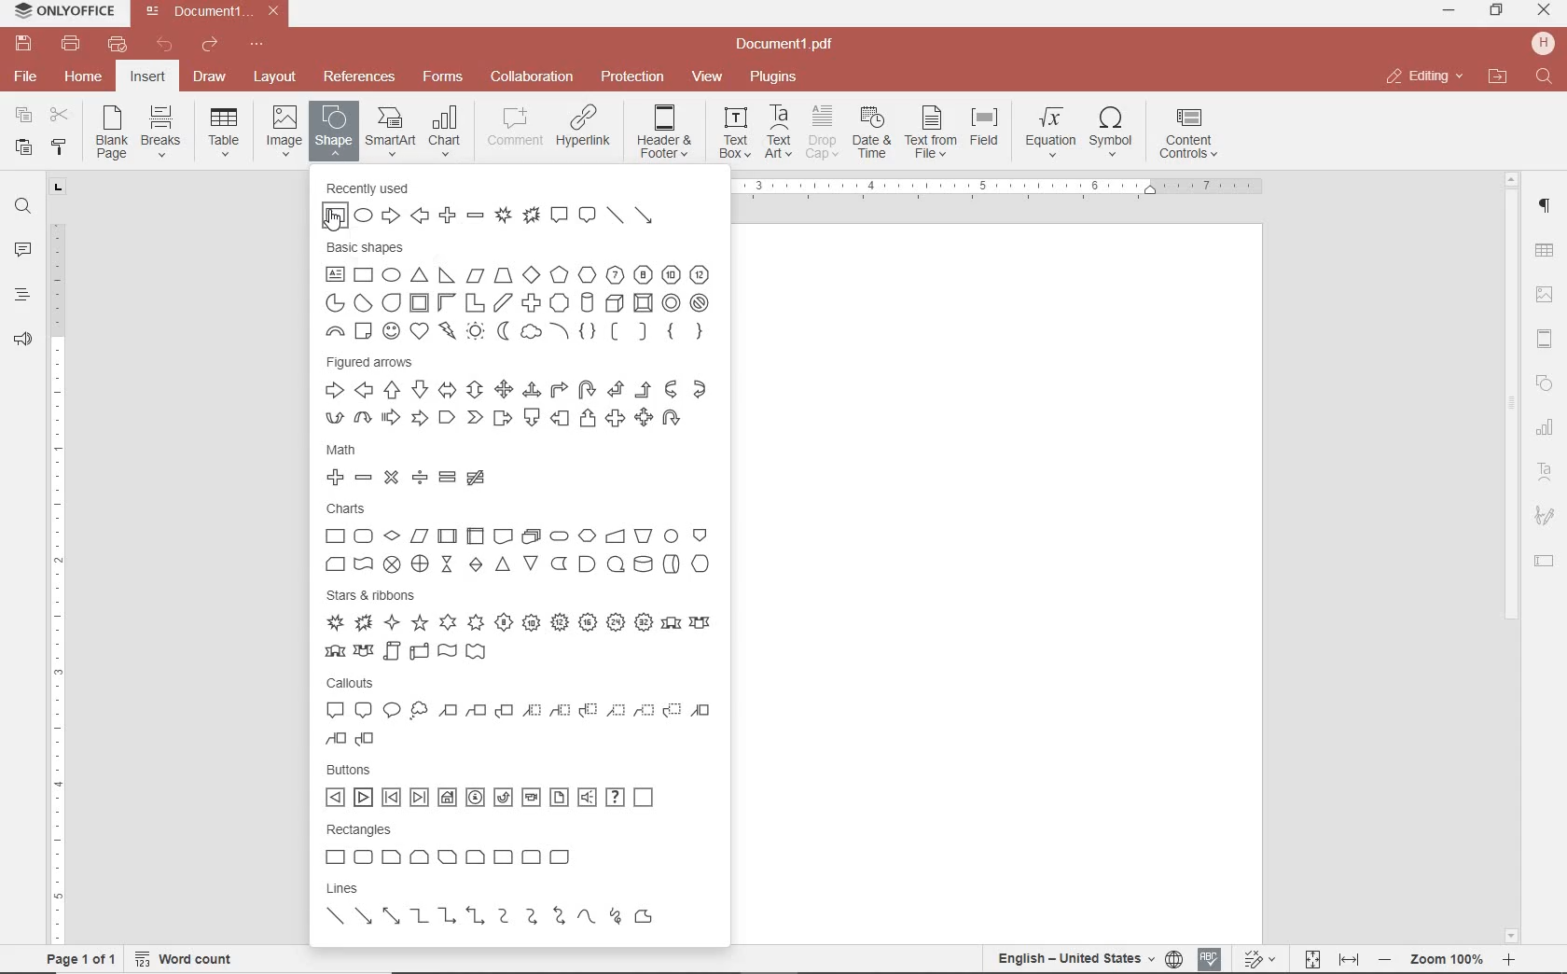 This screenshot has width=1567, height=974. What do you see at coordinates (1545, 517) in the screenshot?
I see `SIGNATURE` at bounding box center [1545, 517].